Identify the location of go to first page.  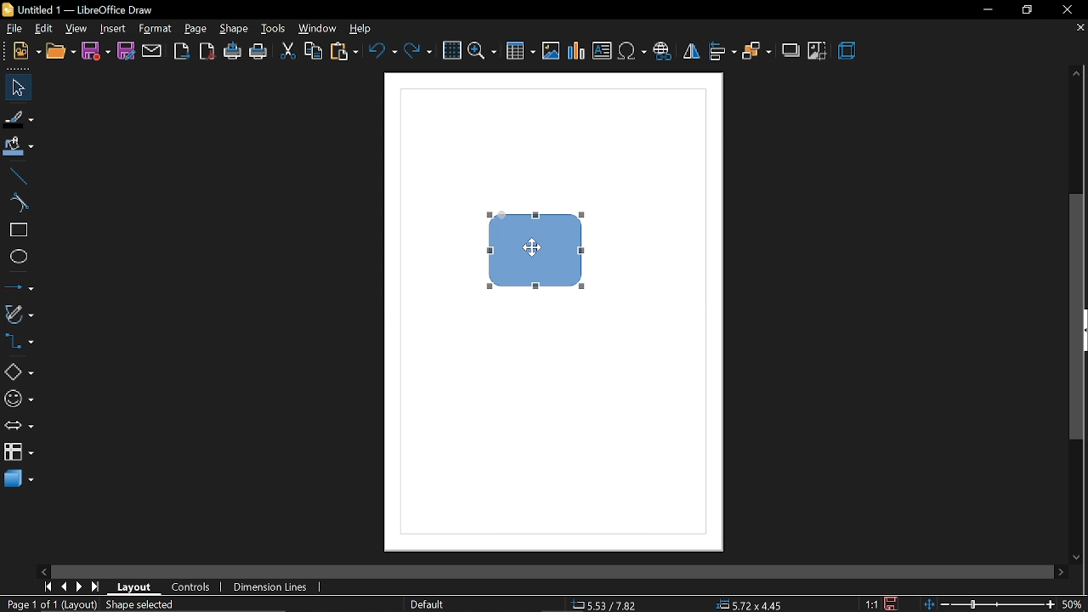
(46, 587).